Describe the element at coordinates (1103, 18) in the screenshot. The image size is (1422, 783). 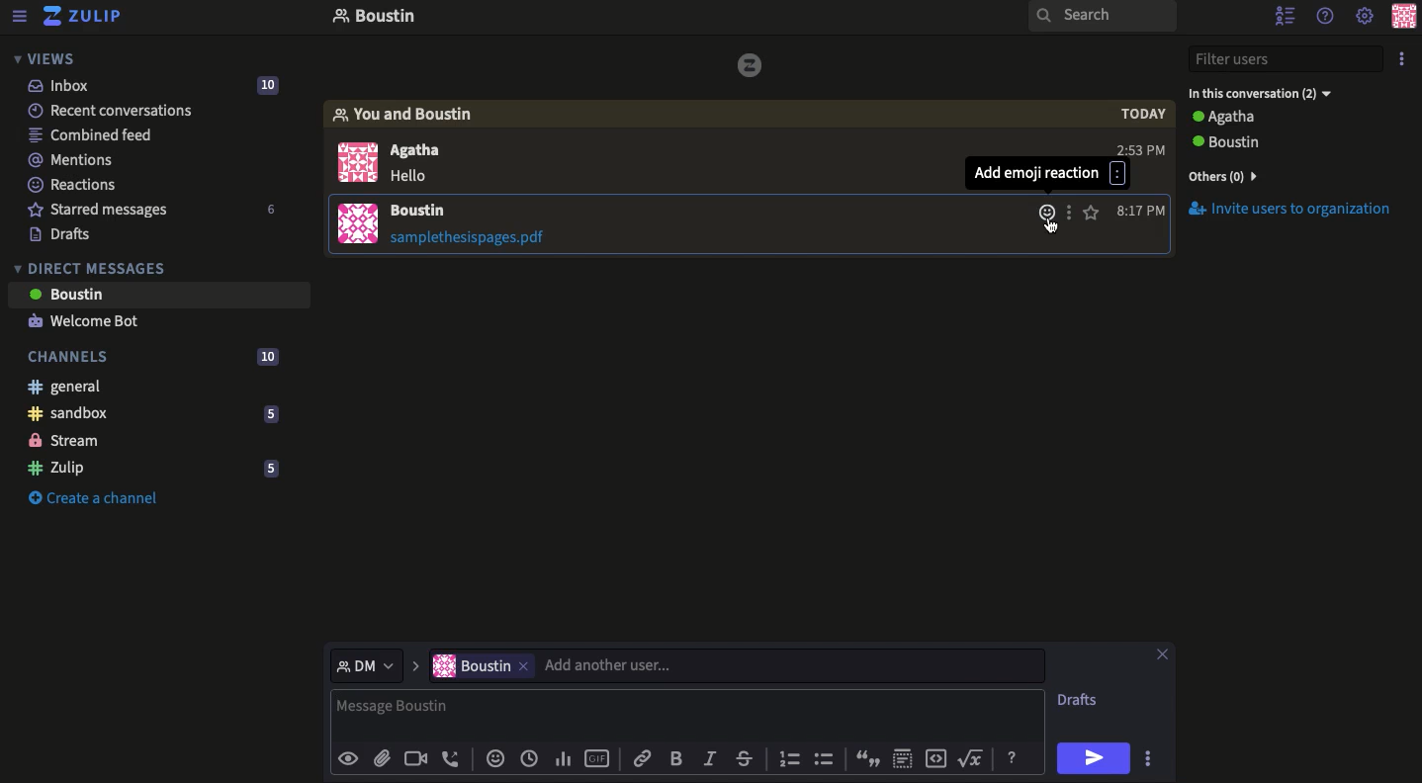
I see `Search` at that location.